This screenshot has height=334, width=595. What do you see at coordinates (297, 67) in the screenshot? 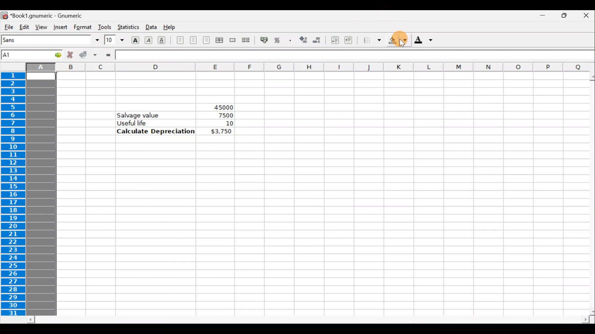
I see `Columns` at bounding box center [297, 67].